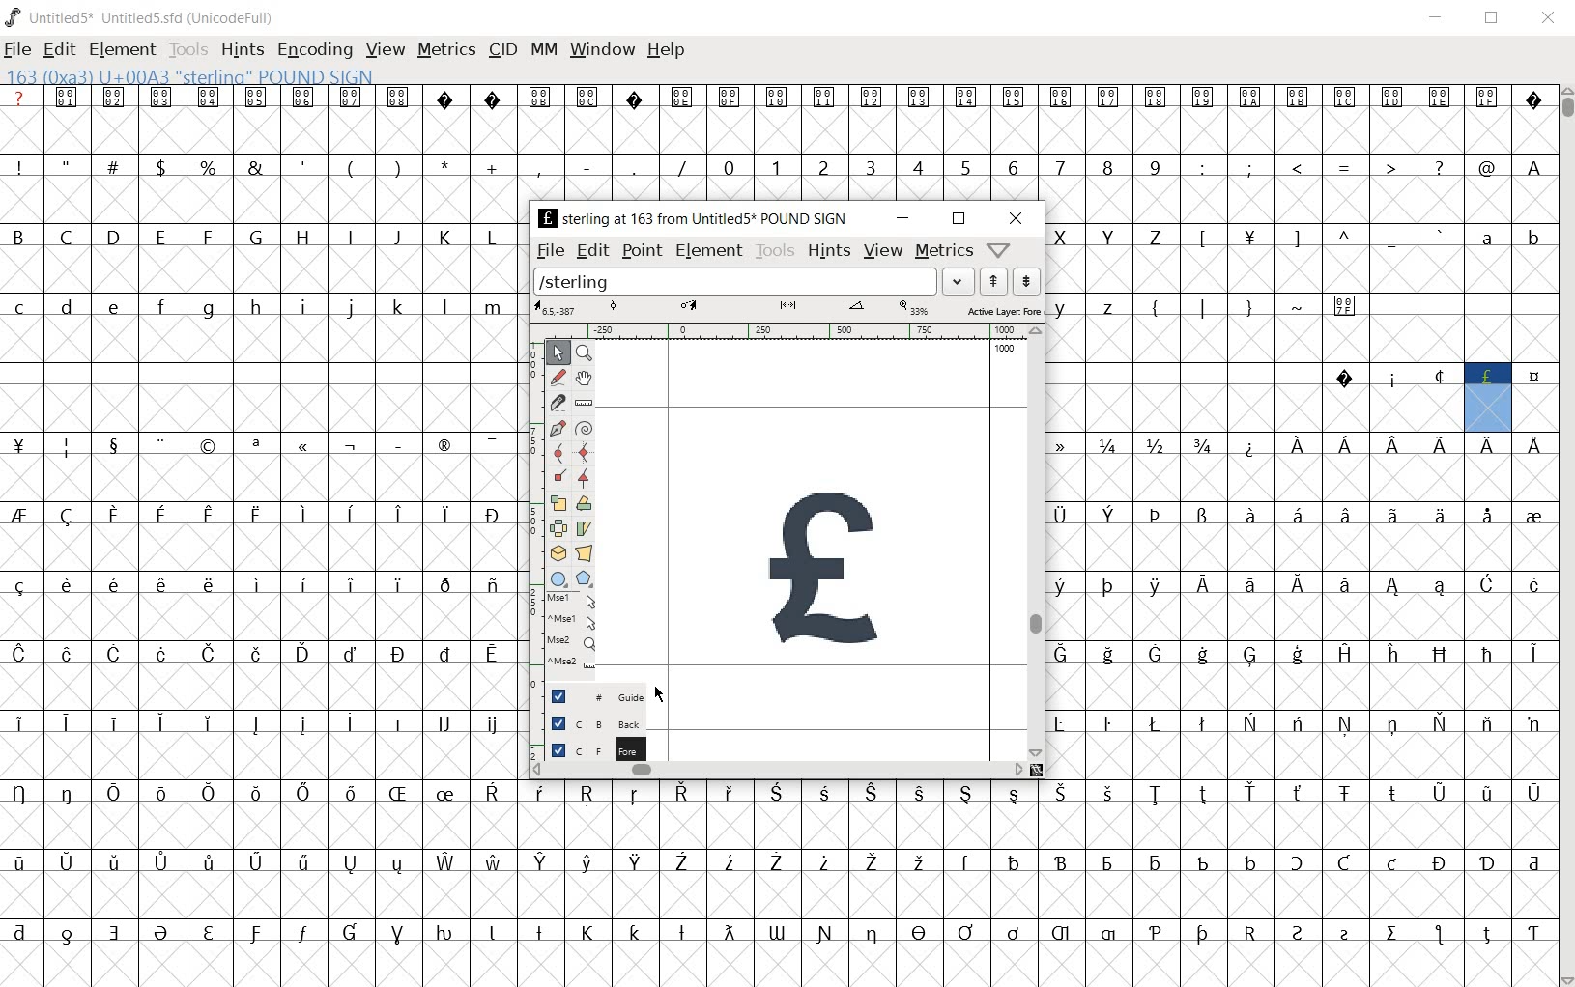  I want to click on C, so click(69, 239).